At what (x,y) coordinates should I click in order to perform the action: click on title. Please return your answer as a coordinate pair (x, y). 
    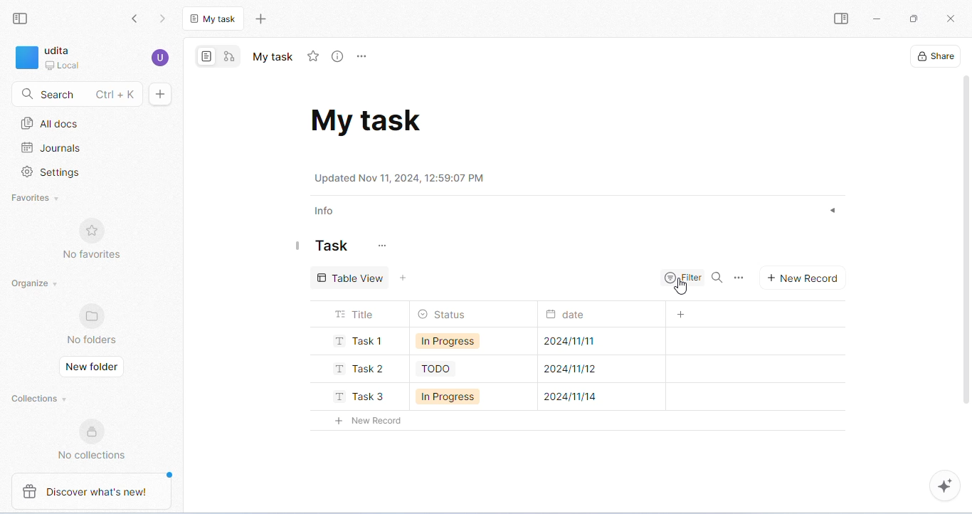
    Looking at the image, I should click on (355, 313).